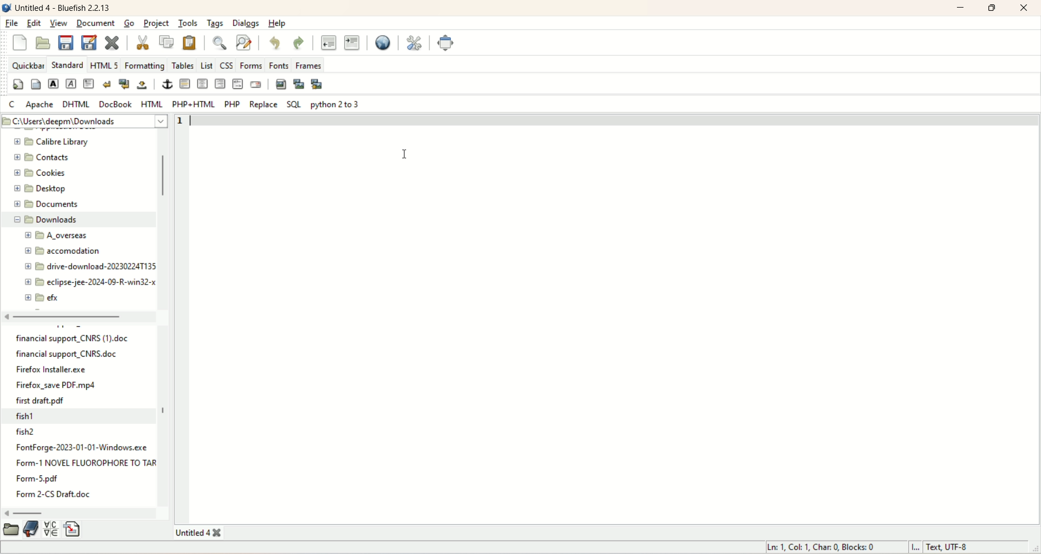 The width and height of the screenshot is (1041, 554). Describe the element at coordinates (281, 83) in the screenshot. I see `insert image` at that location.